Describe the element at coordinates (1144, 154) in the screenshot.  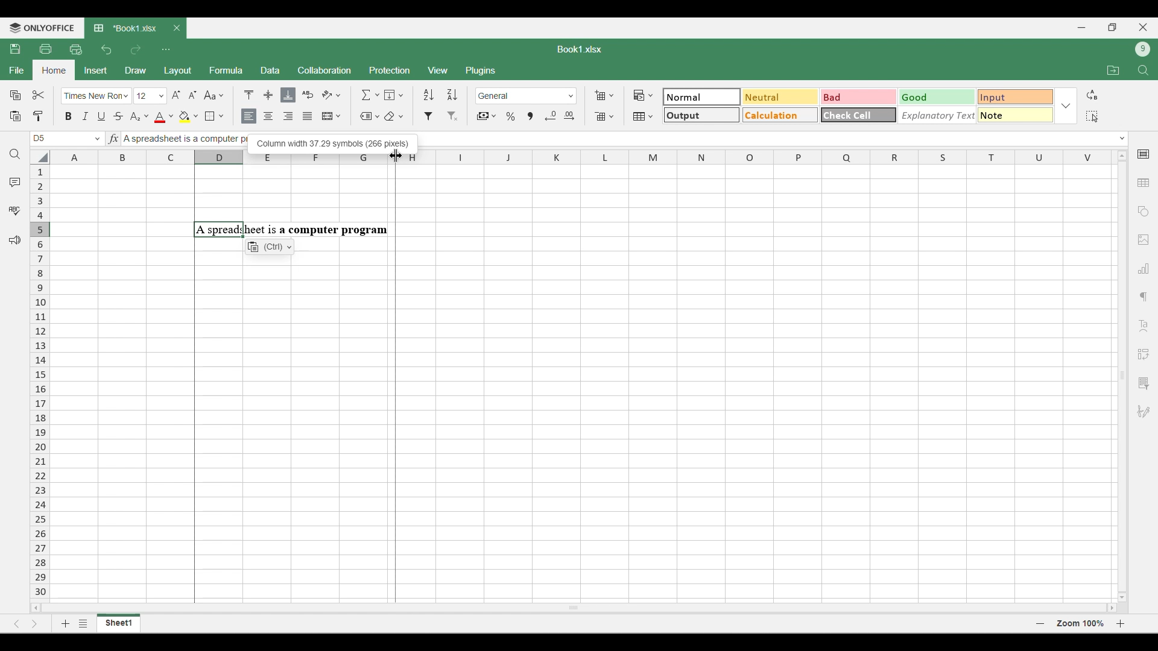
I see `Cell settings` at that location.